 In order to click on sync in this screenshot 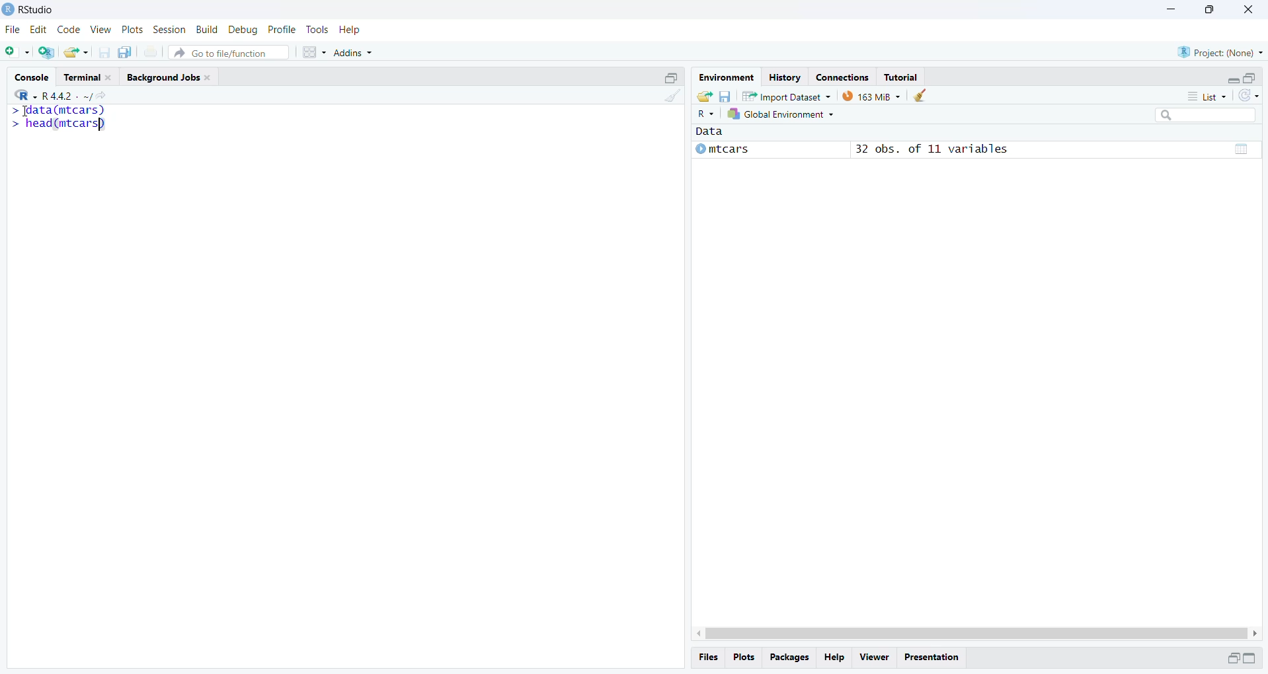, I will do `click(1249, 95)`.